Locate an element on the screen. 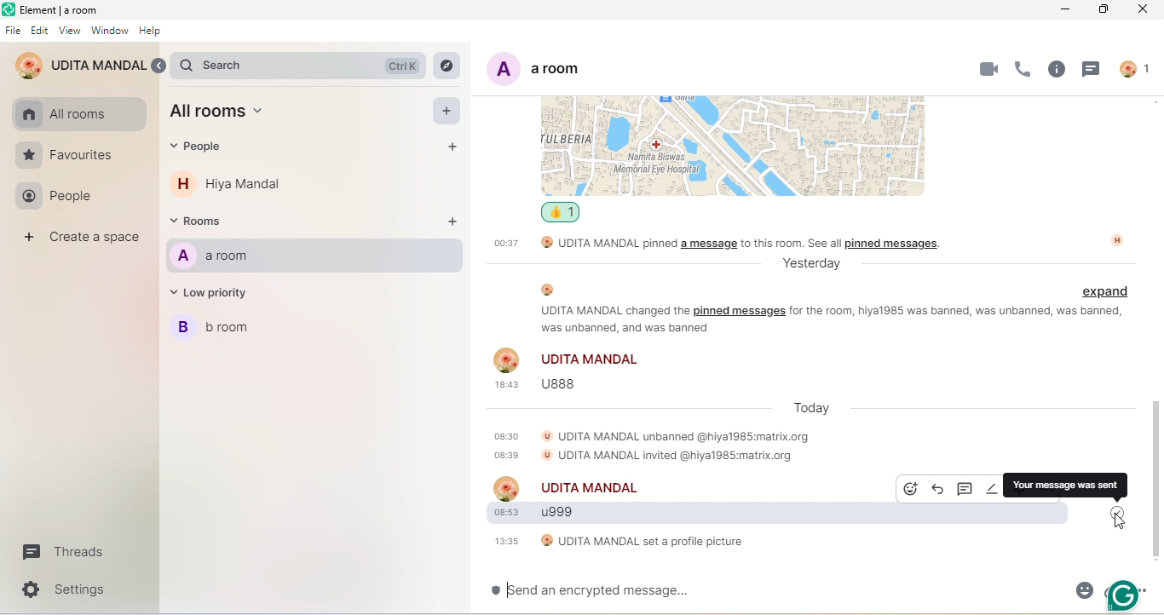 Image resolution: width=1164 pixels, height=615 pixels. Chat Information is located at coordinates (1057, 68).